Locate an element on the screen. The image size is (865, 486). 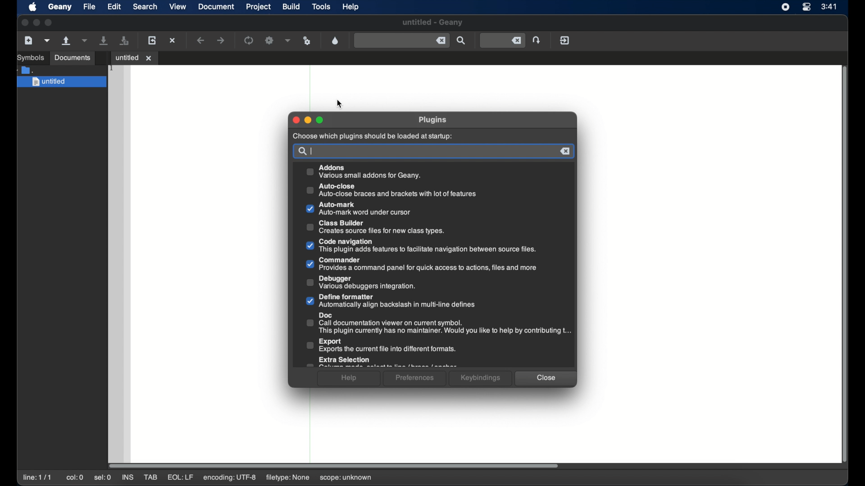
open a recent file is located at coordinates (86, 41).